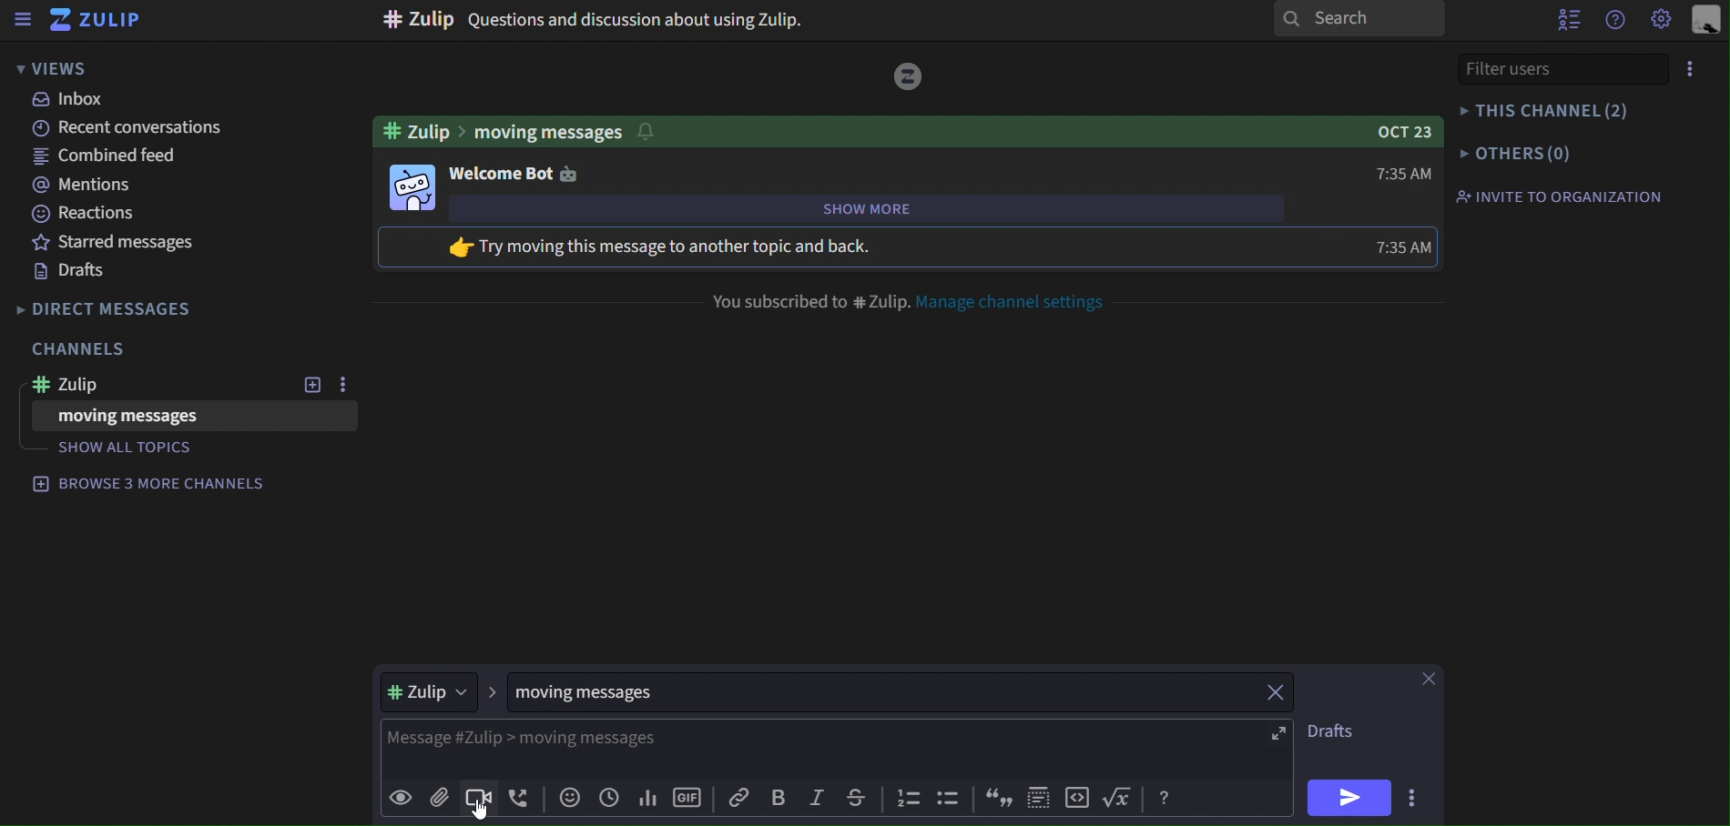 This screenshot has height=826, width=1730. I want to click on browse 4 more channels, so click(151, 482).